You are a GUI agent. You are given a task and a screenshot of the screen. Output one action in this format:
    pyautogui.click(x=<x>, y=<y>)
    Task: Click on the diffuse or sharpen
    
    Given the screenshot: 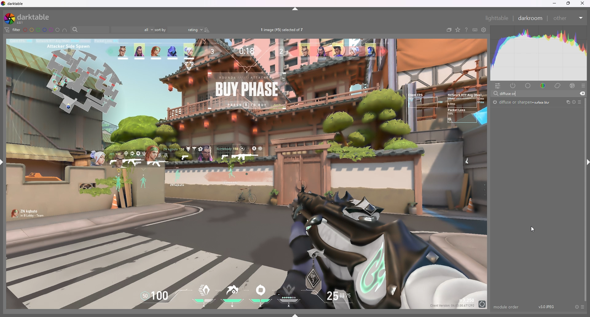 What is the action you would take?
    pyautogui.click(x=525, y=102)
    